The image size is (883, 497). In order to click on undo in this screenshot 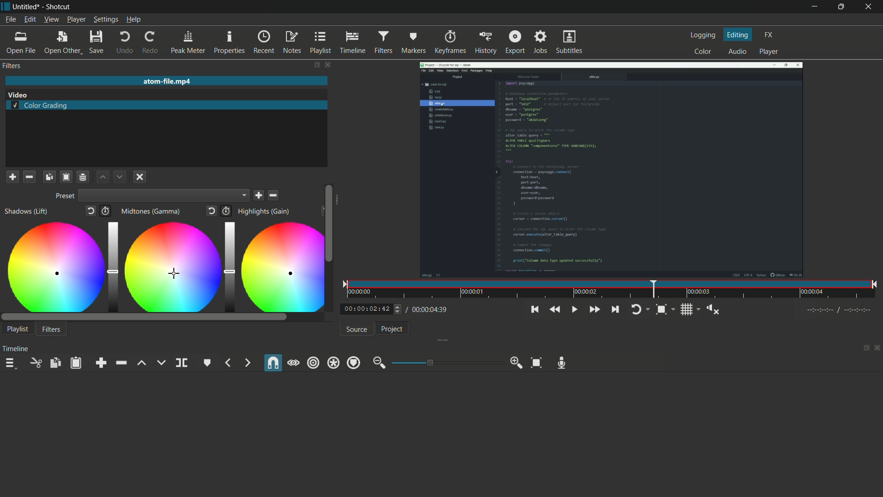, I will do `click(125, 44)`.